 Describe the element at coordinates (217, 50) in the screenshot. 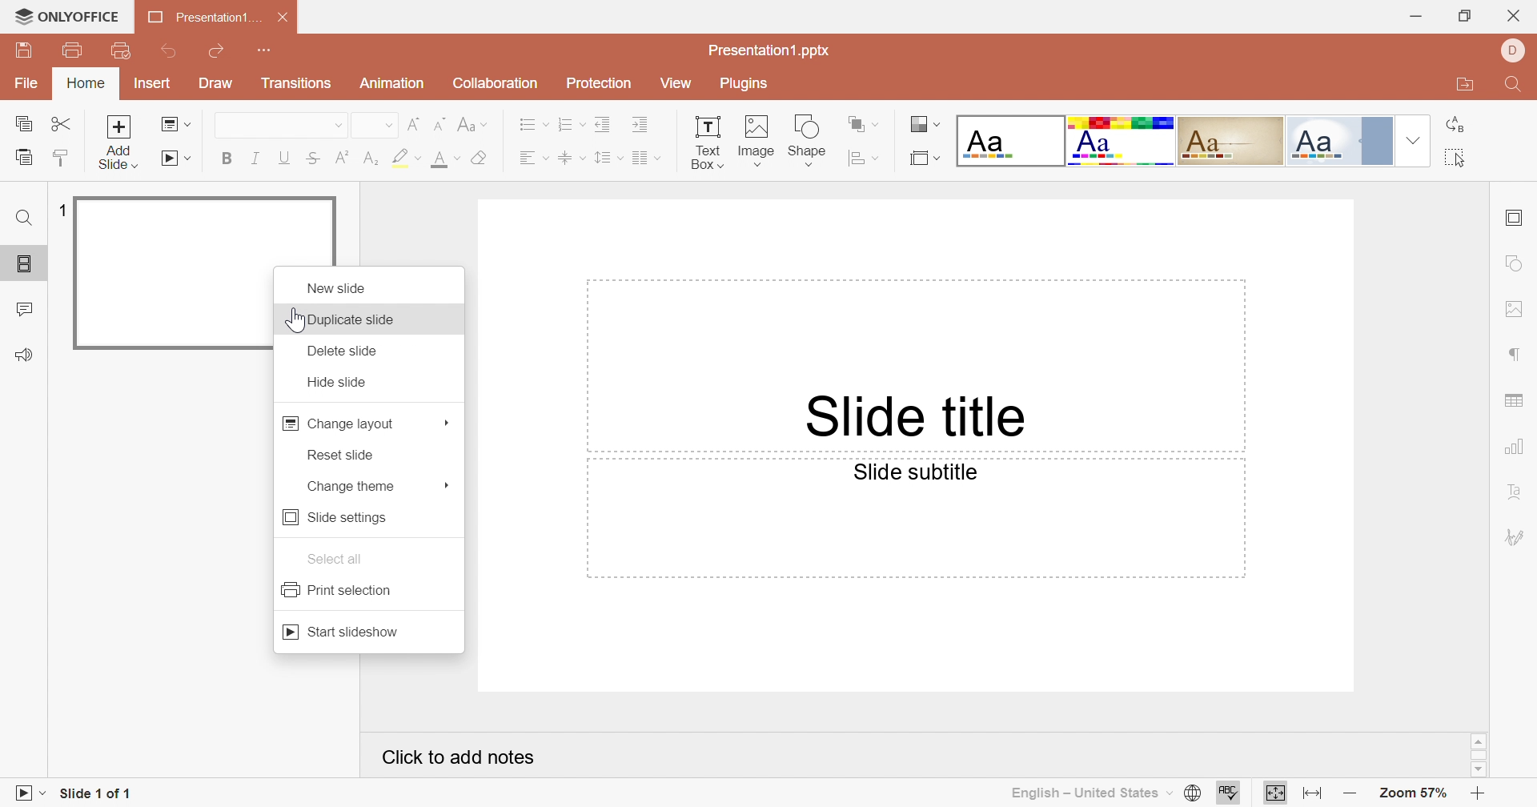

I see `Redo` at that location.